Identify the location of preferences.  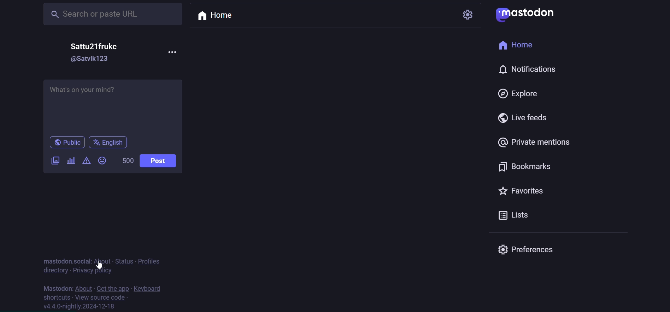
(530, 249).